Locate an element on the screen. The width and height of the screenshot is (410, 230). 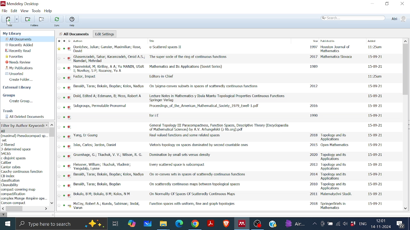
pdf is located at coordinates (70, 206).